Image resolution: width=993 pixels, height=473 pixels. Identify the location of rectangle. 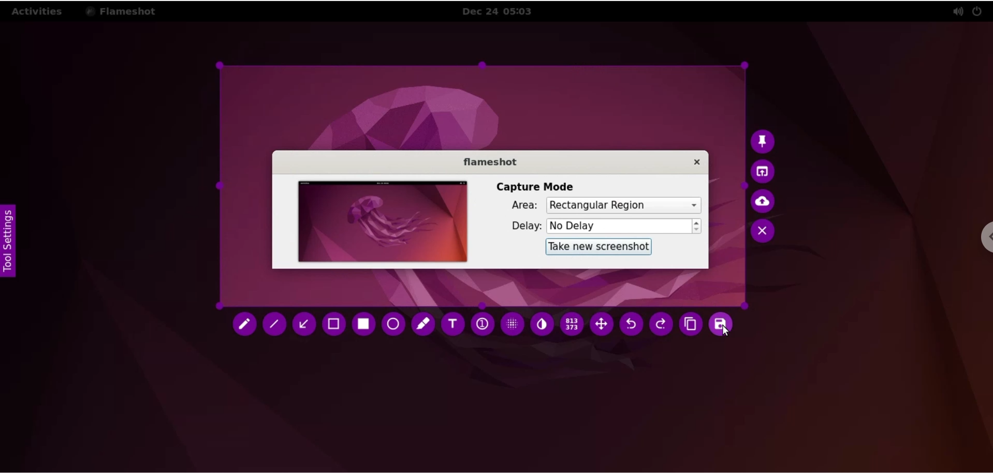
(363, 324).